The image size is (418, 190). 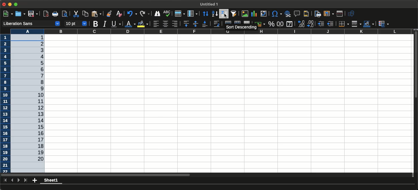 What do you see at coordinates (297, 14) in the screenshot?
I see `Insert comment` at bounding box center [297, 14].